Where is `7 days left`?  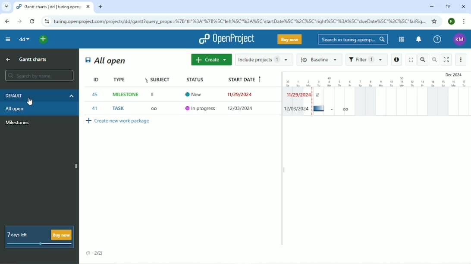 7 days left is located at coordinates (39, 237).